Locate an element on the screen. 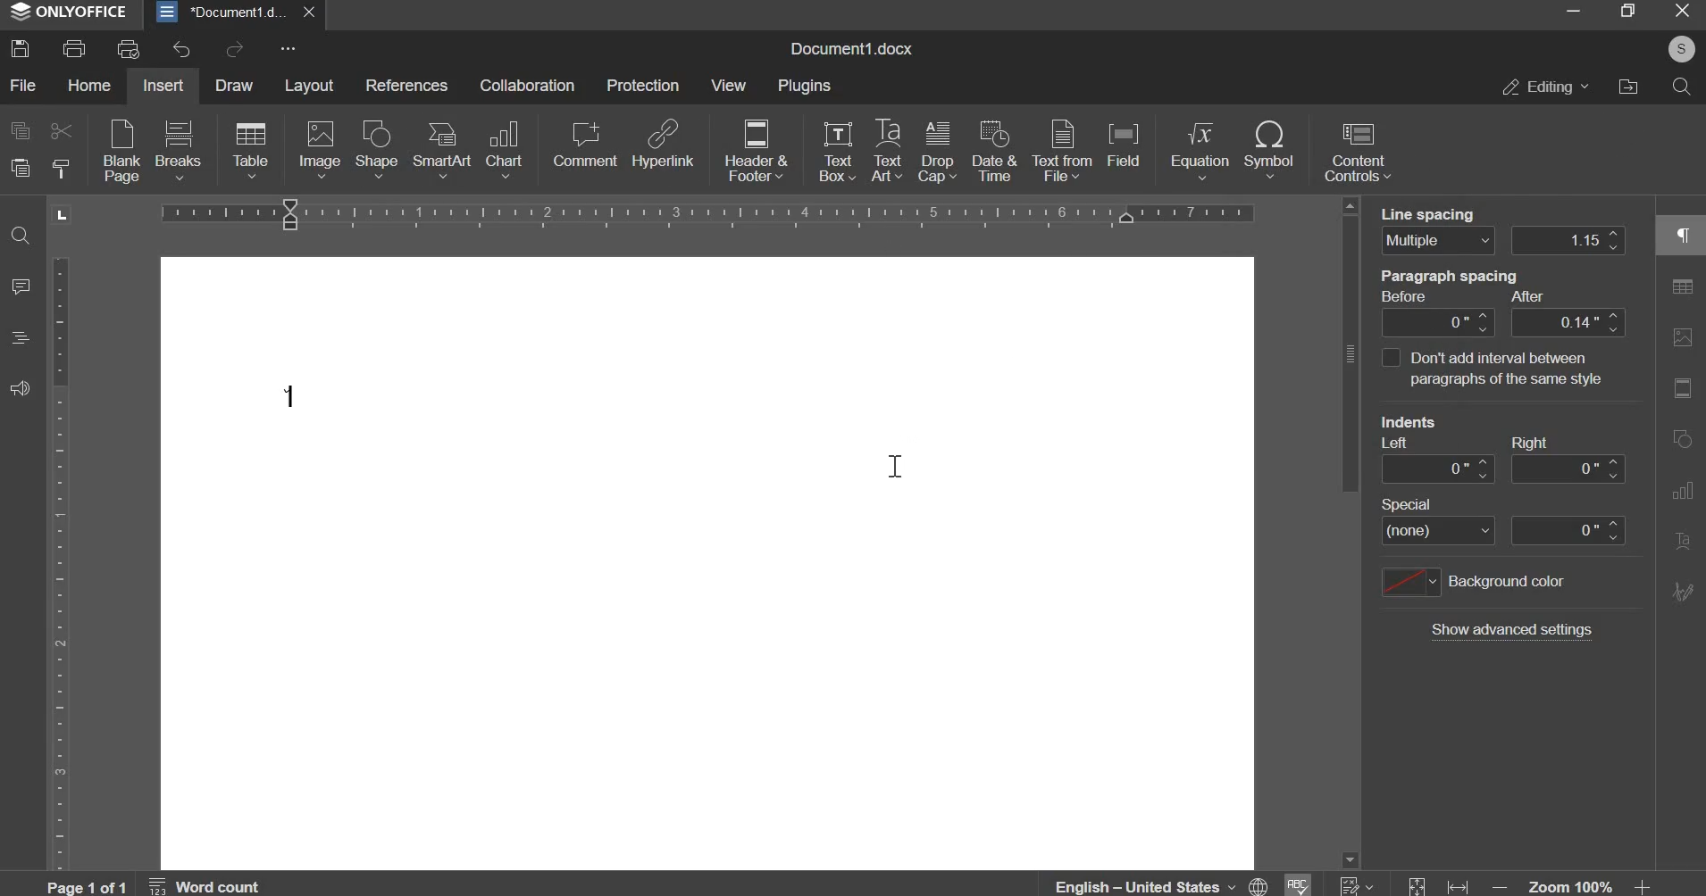 This screenshot has width=1706, height=896. home is located at coordinates (88, 85).